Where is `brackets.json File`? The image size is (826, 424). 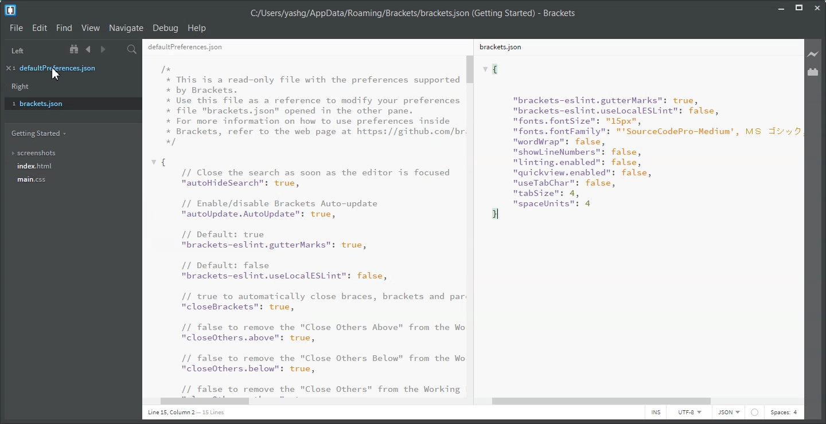 brackets.json File is located at coordinates (633, 48).